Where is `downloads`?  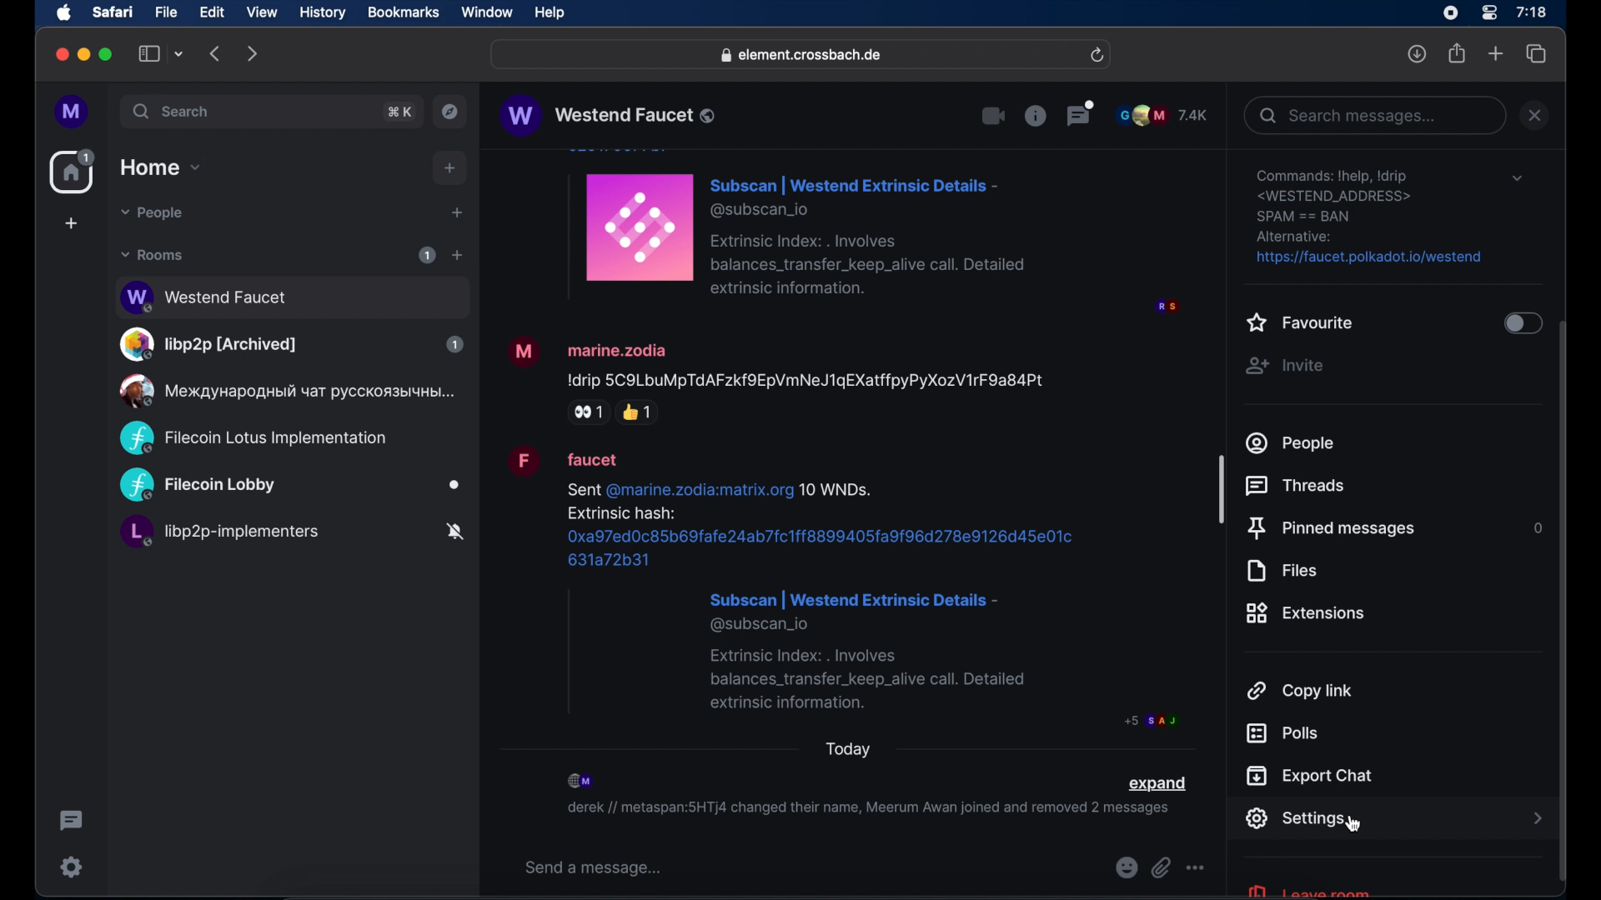 downloads is located at coordinates (1418, 53).